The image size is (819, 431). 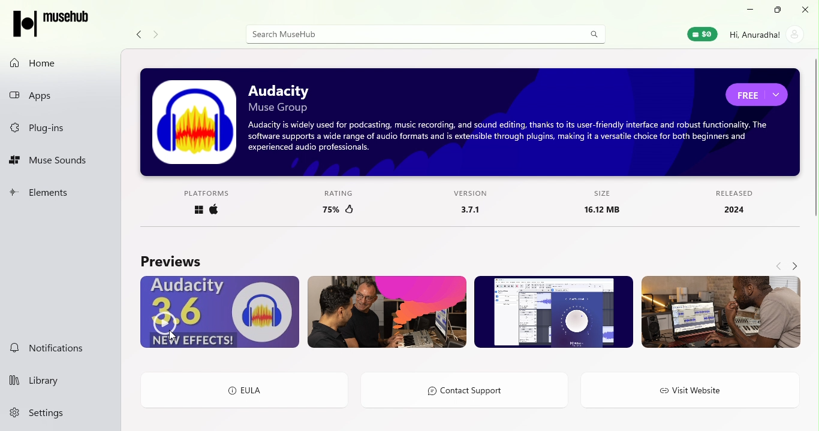 I want to click on Plug-ins, so click(x=60, y=128).